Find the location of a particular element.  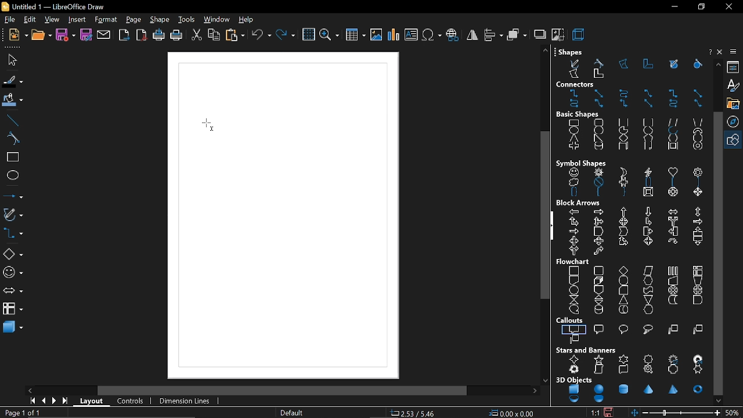

go to first page is located at coordinates (31, 402).